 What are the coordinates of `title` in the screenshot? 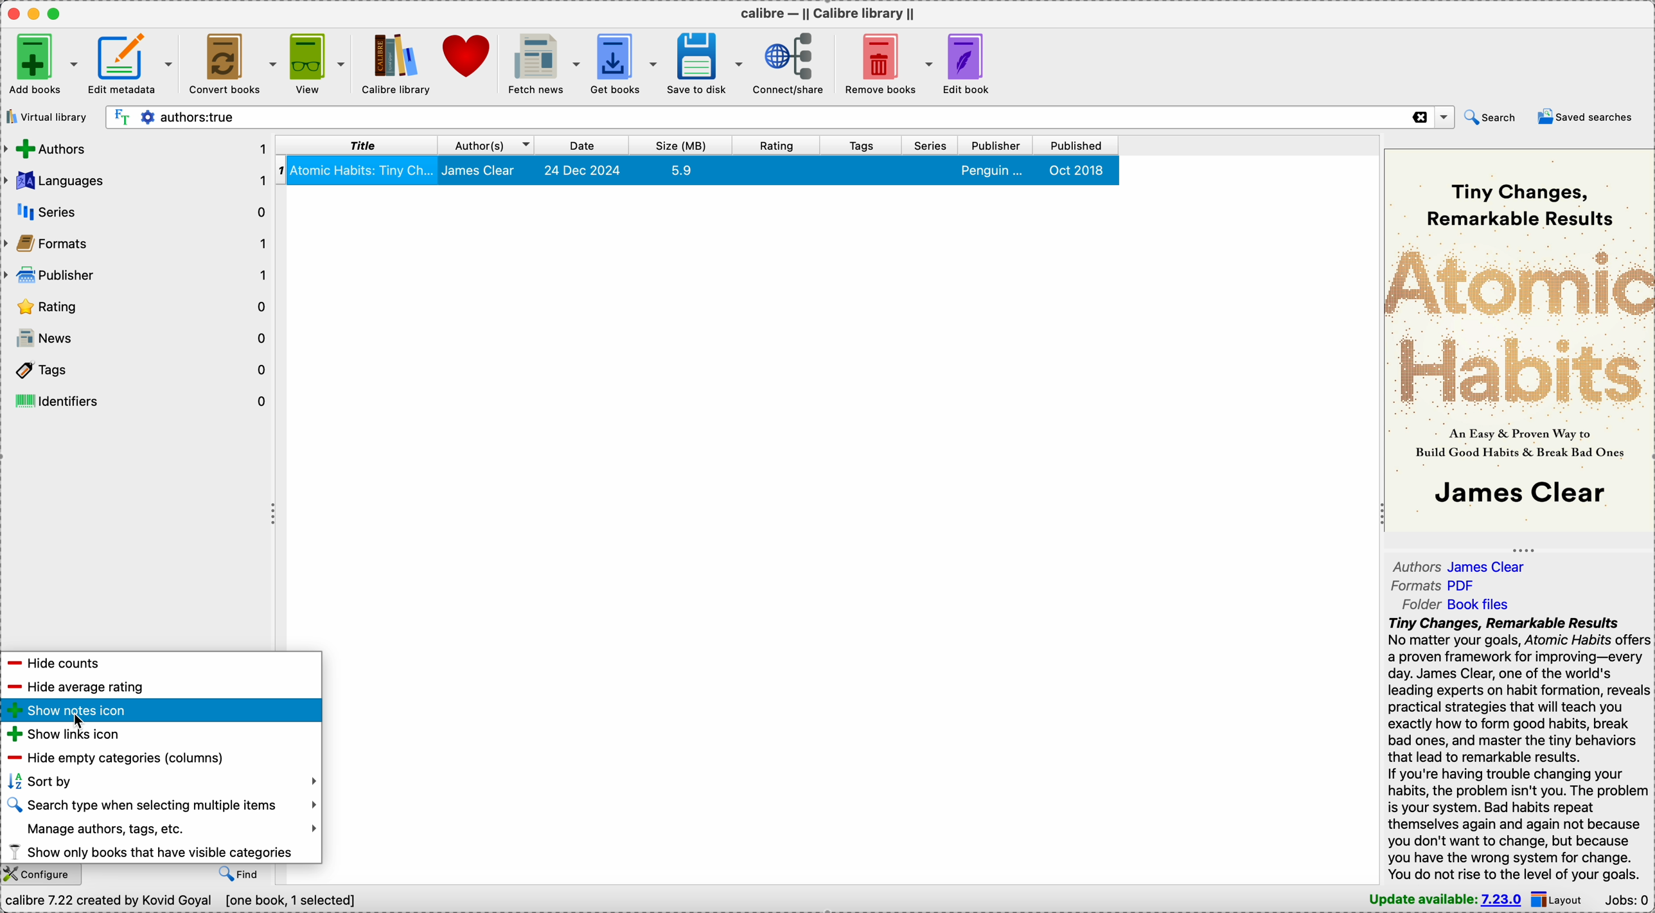 It's located at (357, 145).